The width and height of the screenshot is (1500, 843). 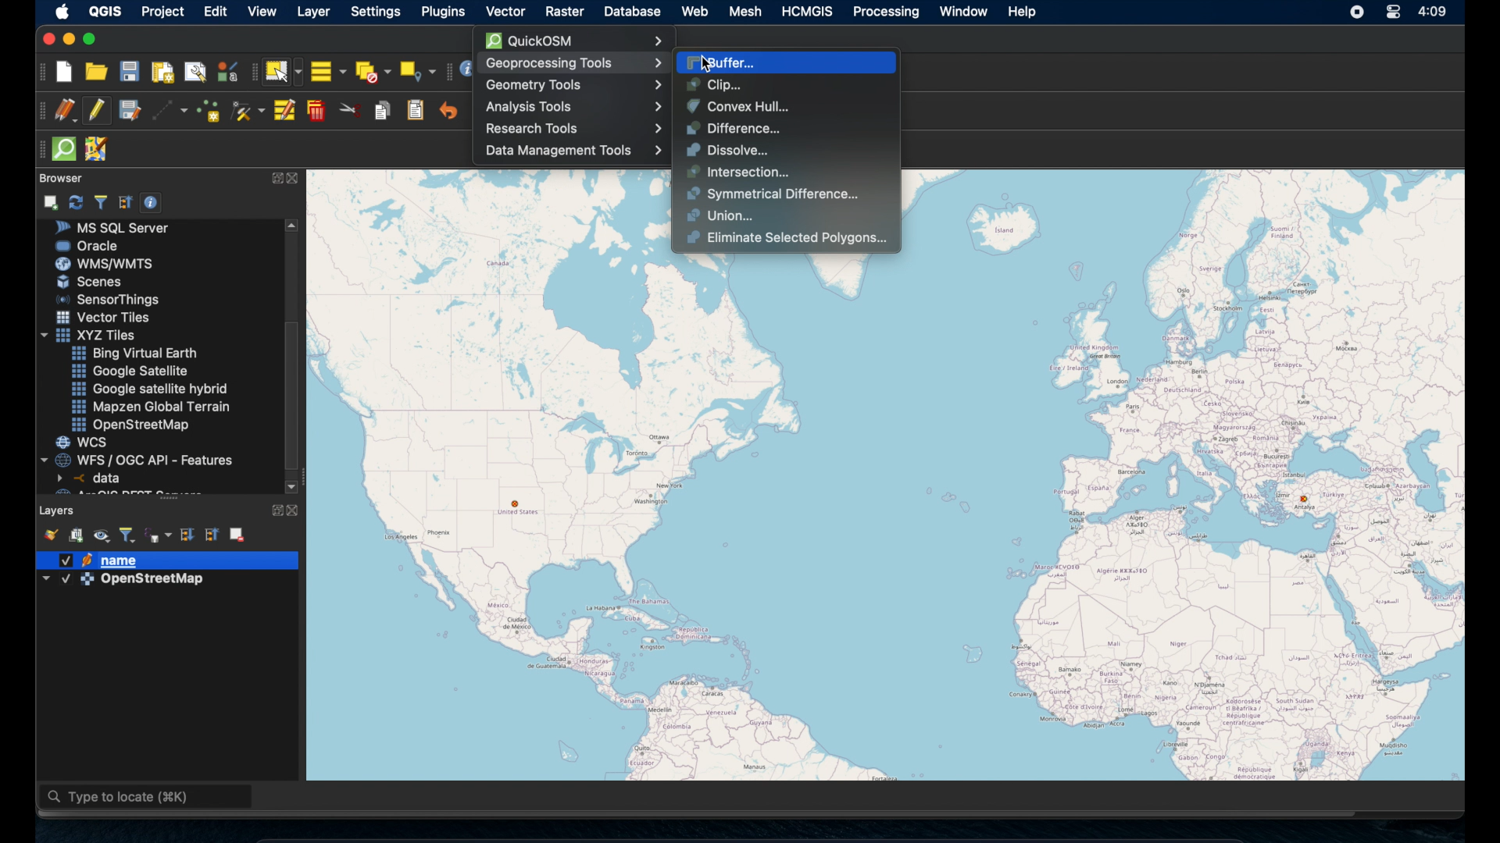 What do you see at coordinates (104, 263) in the screenshot?
I see `wms/wmts` at bounding box center [104, 263].